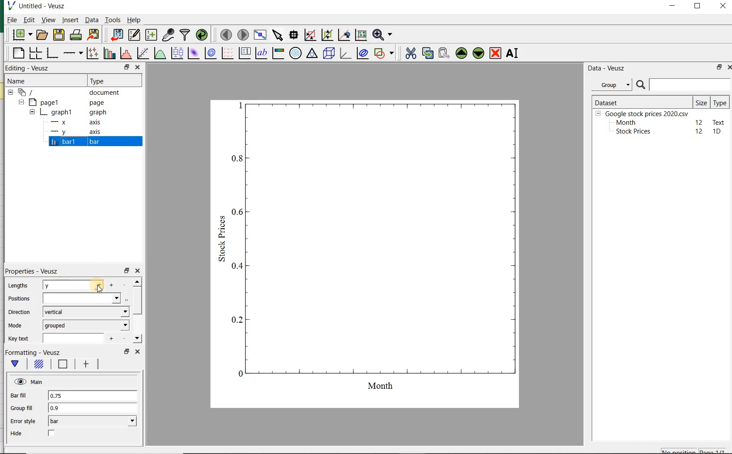 The height and width of the screenshot is (454, 732). What do you see at coordinates (112, 20) in the screenshot?
I see `Tools` at bounding box center [112, 20].